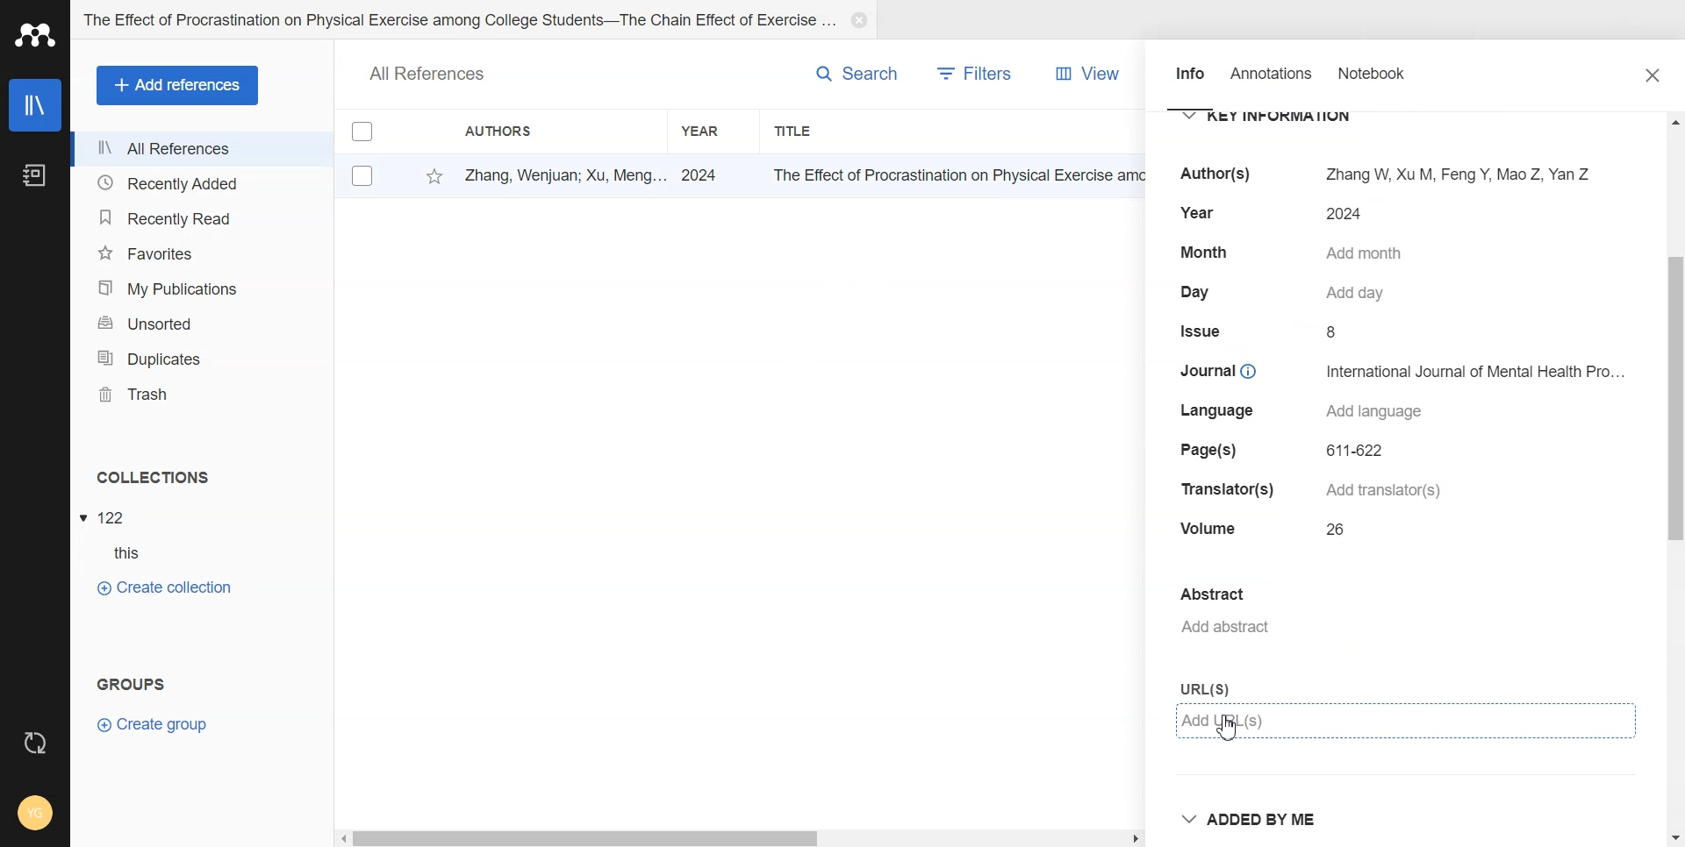  Describe the element at coordinates (363, 178) in the screenshot. I see `Checkbox` at that location.